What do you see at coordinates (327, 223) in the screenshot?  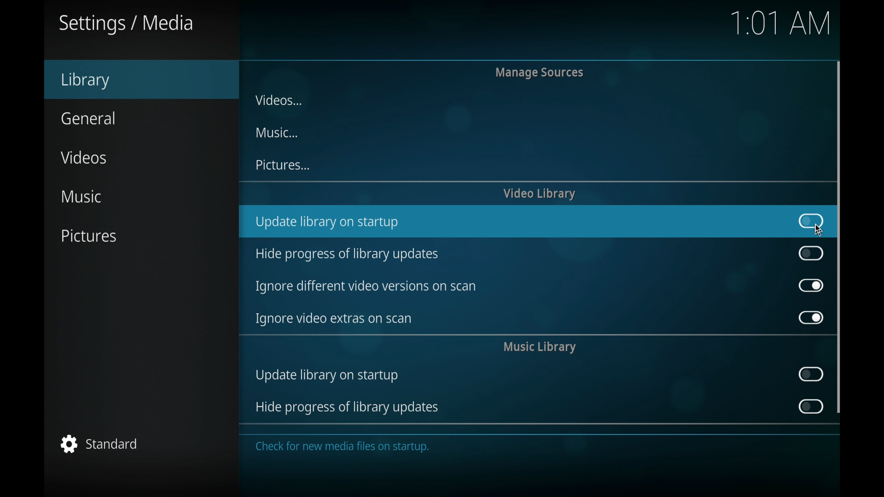 I see `update library on  startup` at bounding box center [327, 223].